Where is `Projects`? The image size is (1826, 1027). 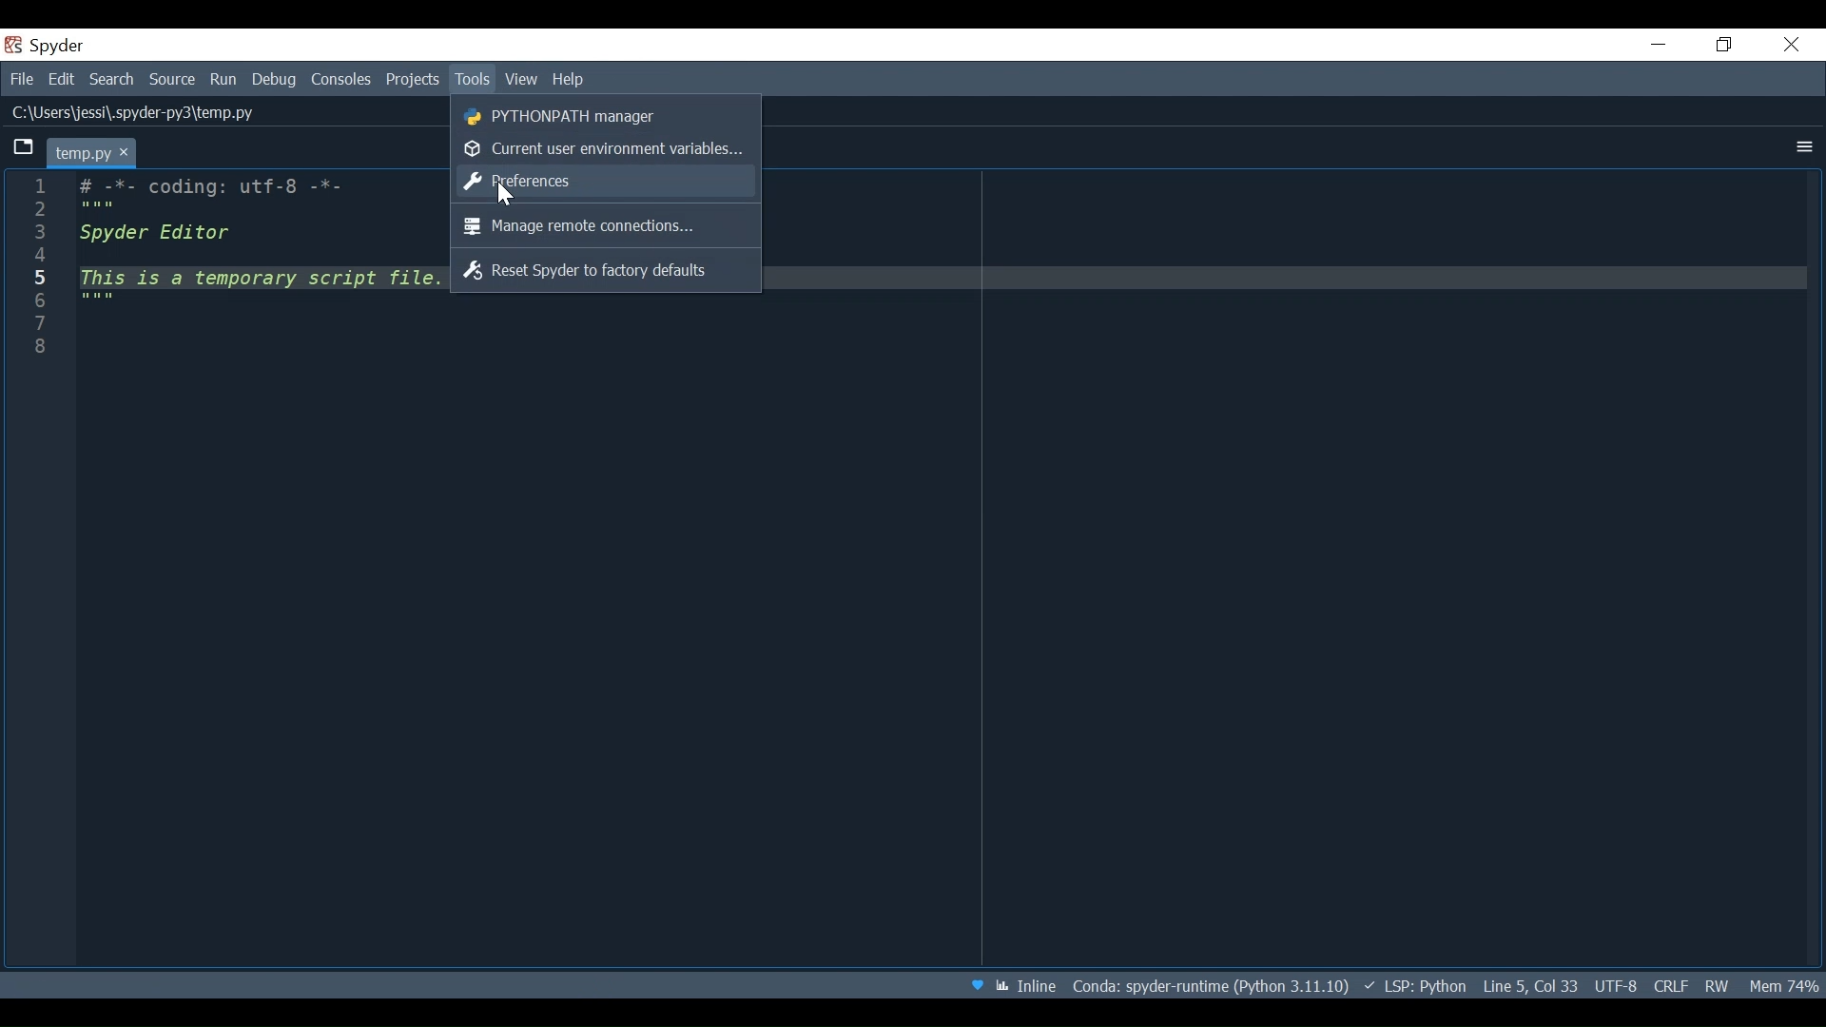 Projects is located at coordinates (412, 81).